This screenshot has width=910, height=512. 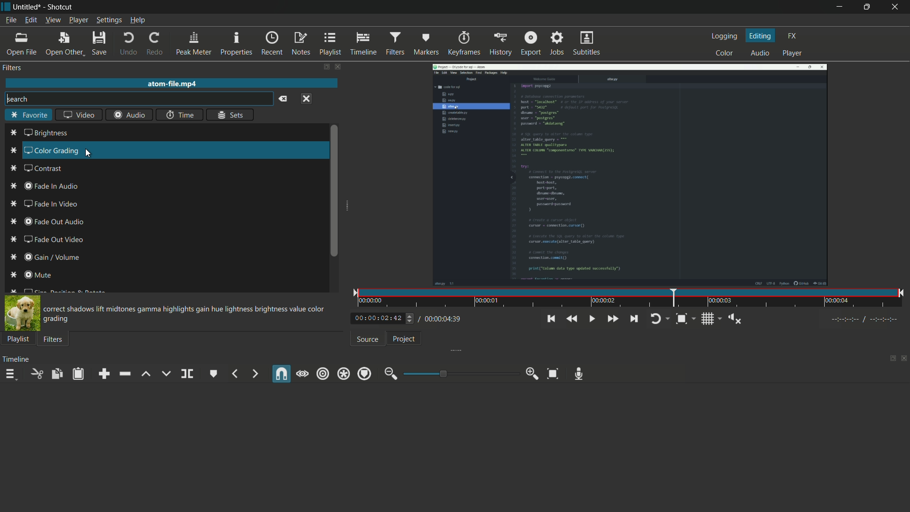 What do you see at coordinates (214, 374) in the screenshot?
I see `create or edit marker` at bounding box center [214, 374].